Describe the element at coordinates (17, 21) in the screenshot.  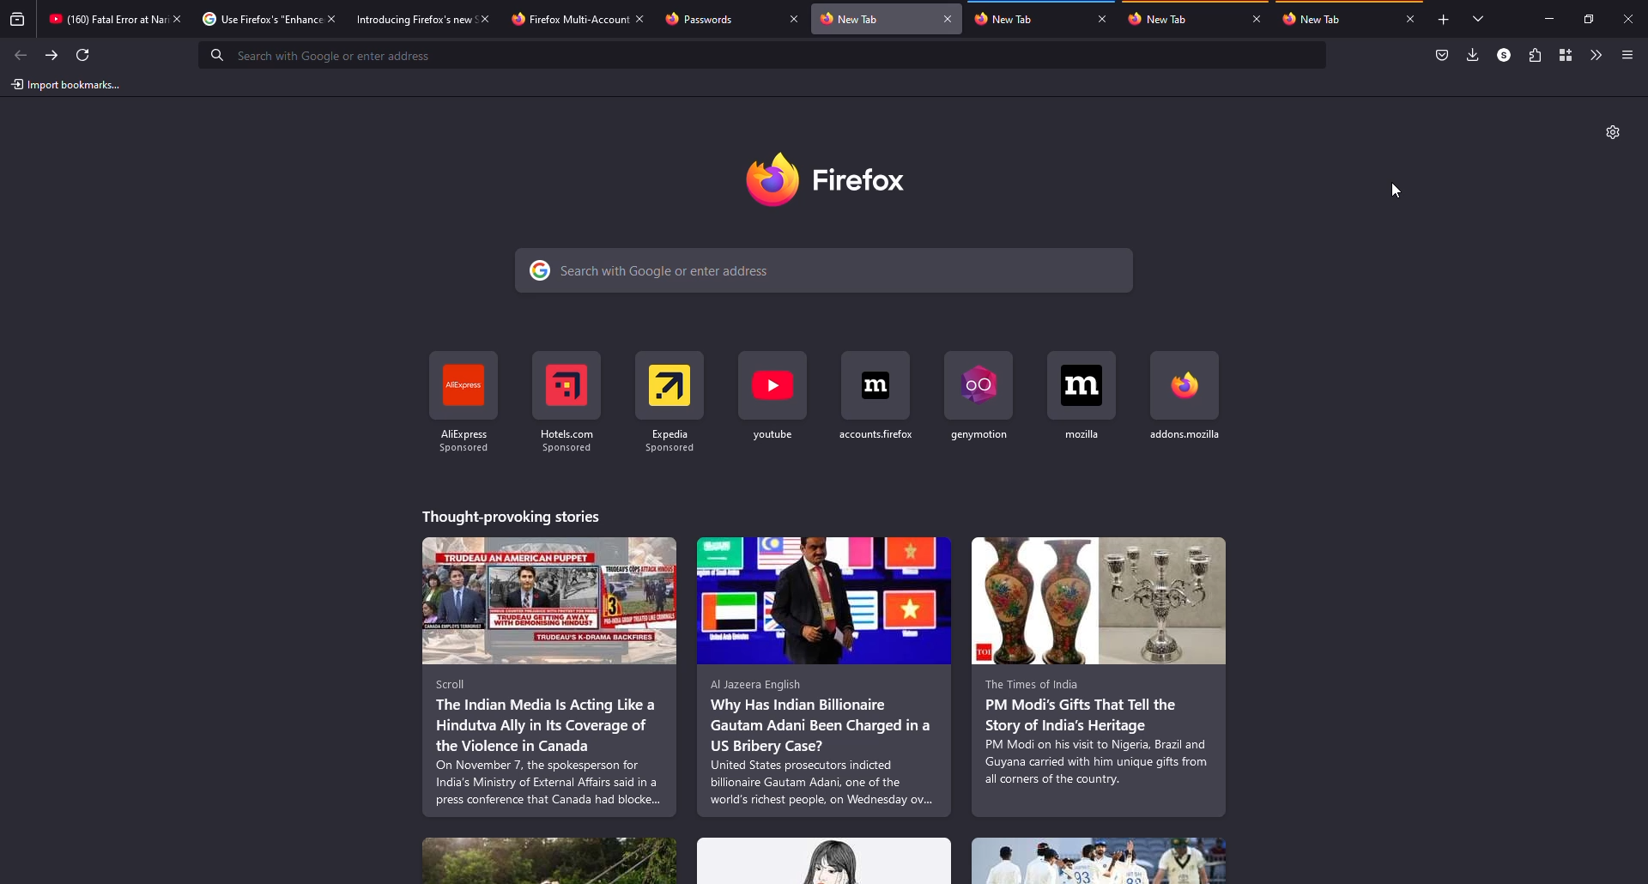
I see `view recent` at that location.